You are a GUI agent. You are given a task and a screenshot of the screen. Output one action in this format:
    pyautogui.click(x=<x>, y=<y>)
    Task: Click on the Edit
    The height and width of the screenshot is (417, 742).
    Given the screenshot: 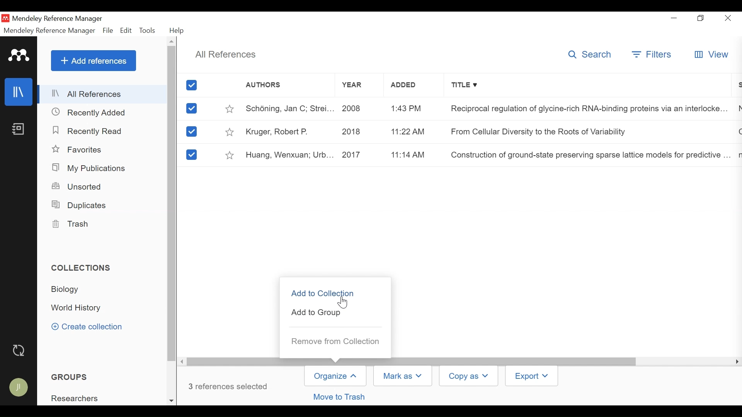 What is the action you would take?
    pyautogui.click(x=126, y=31)
    